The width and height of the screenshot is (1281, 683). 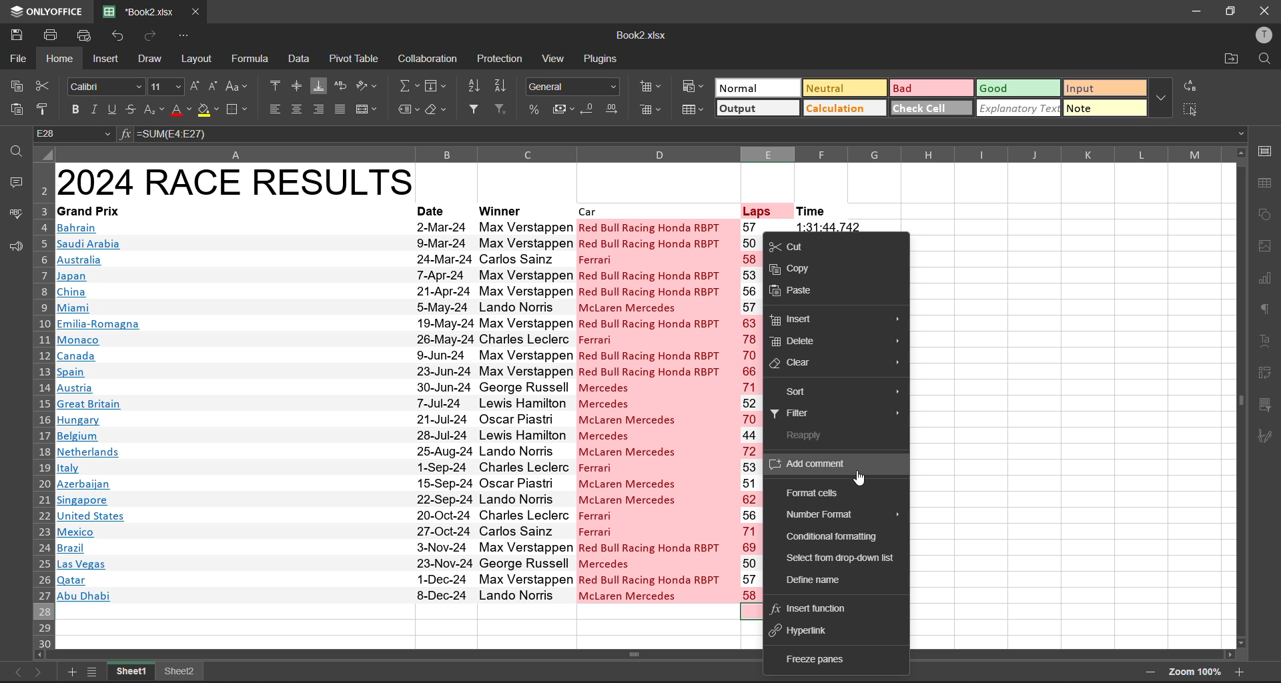 I want to click on feedback, so click(x=13, y=246).